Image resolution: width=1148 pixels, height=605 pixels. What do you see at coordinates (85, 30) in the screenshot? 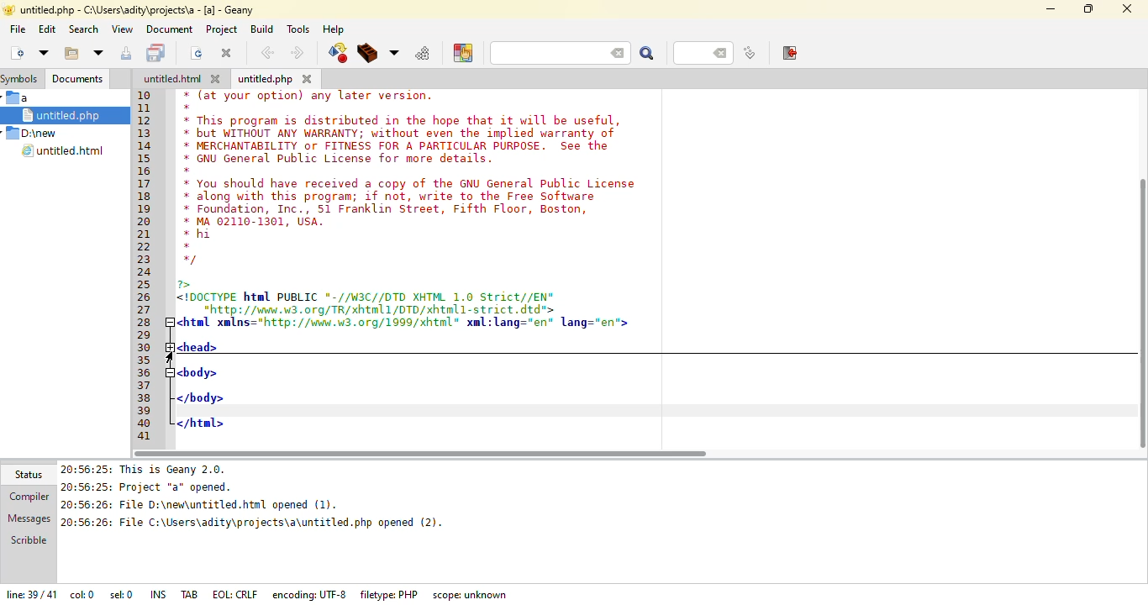
I see `search` at bounding box center [85, 30].